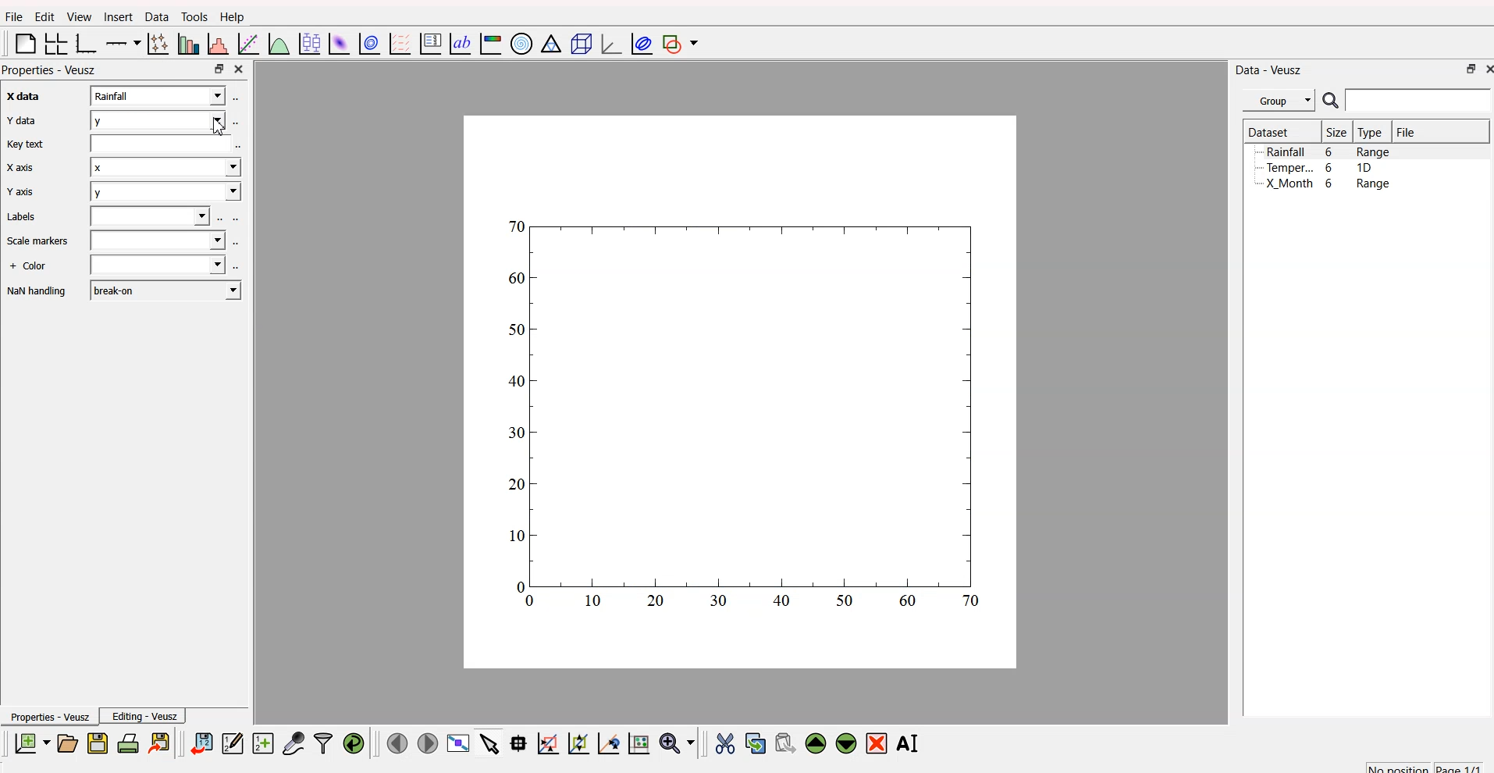  I want to click on base graph, so click(87, 43).